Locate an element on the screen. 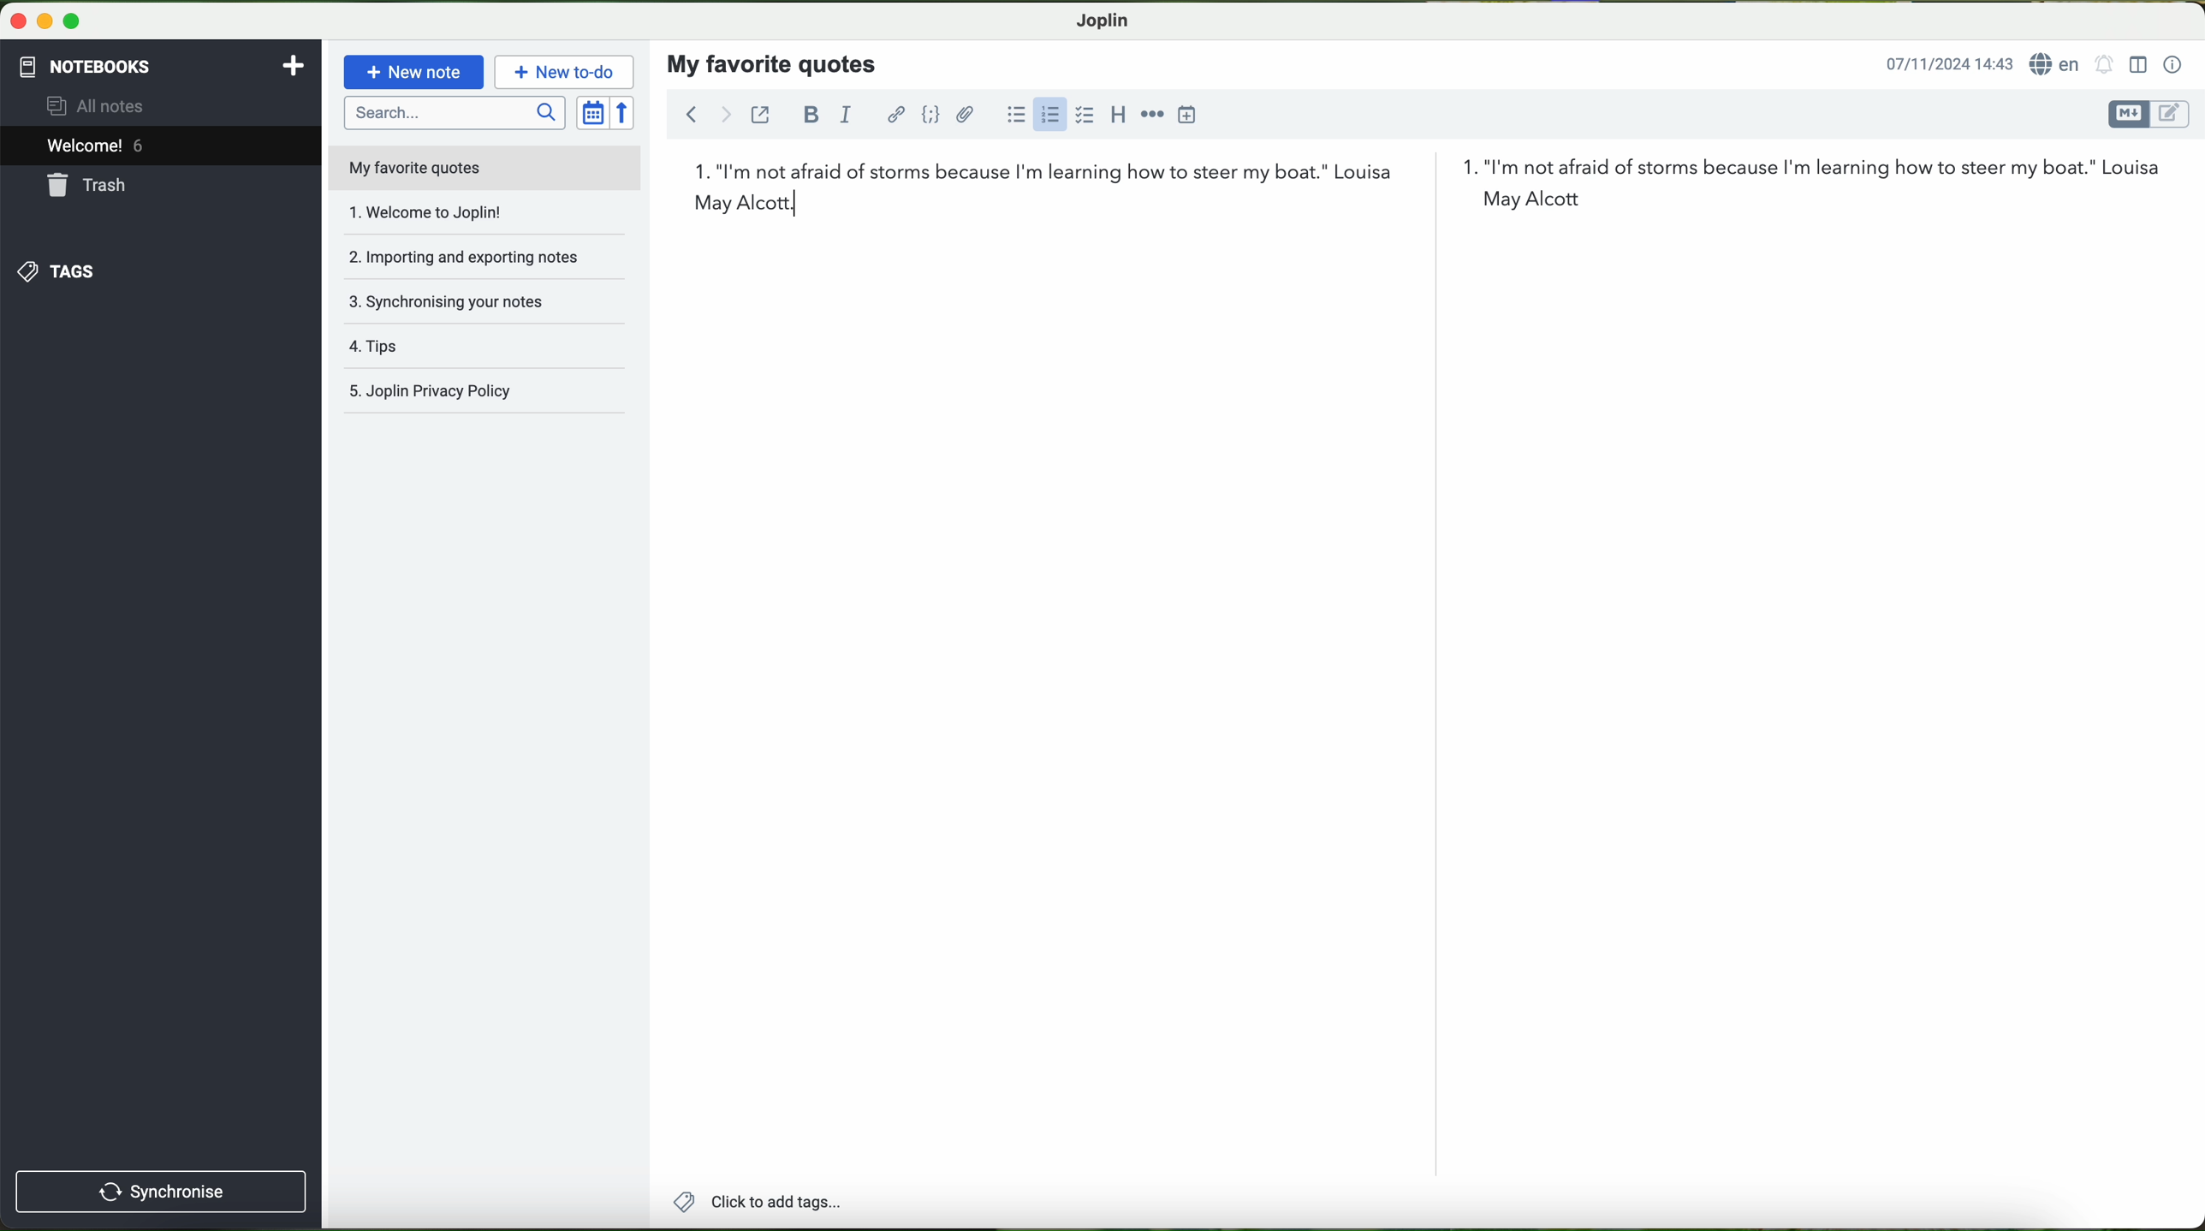  attach files is located at coordinates (967, 118).